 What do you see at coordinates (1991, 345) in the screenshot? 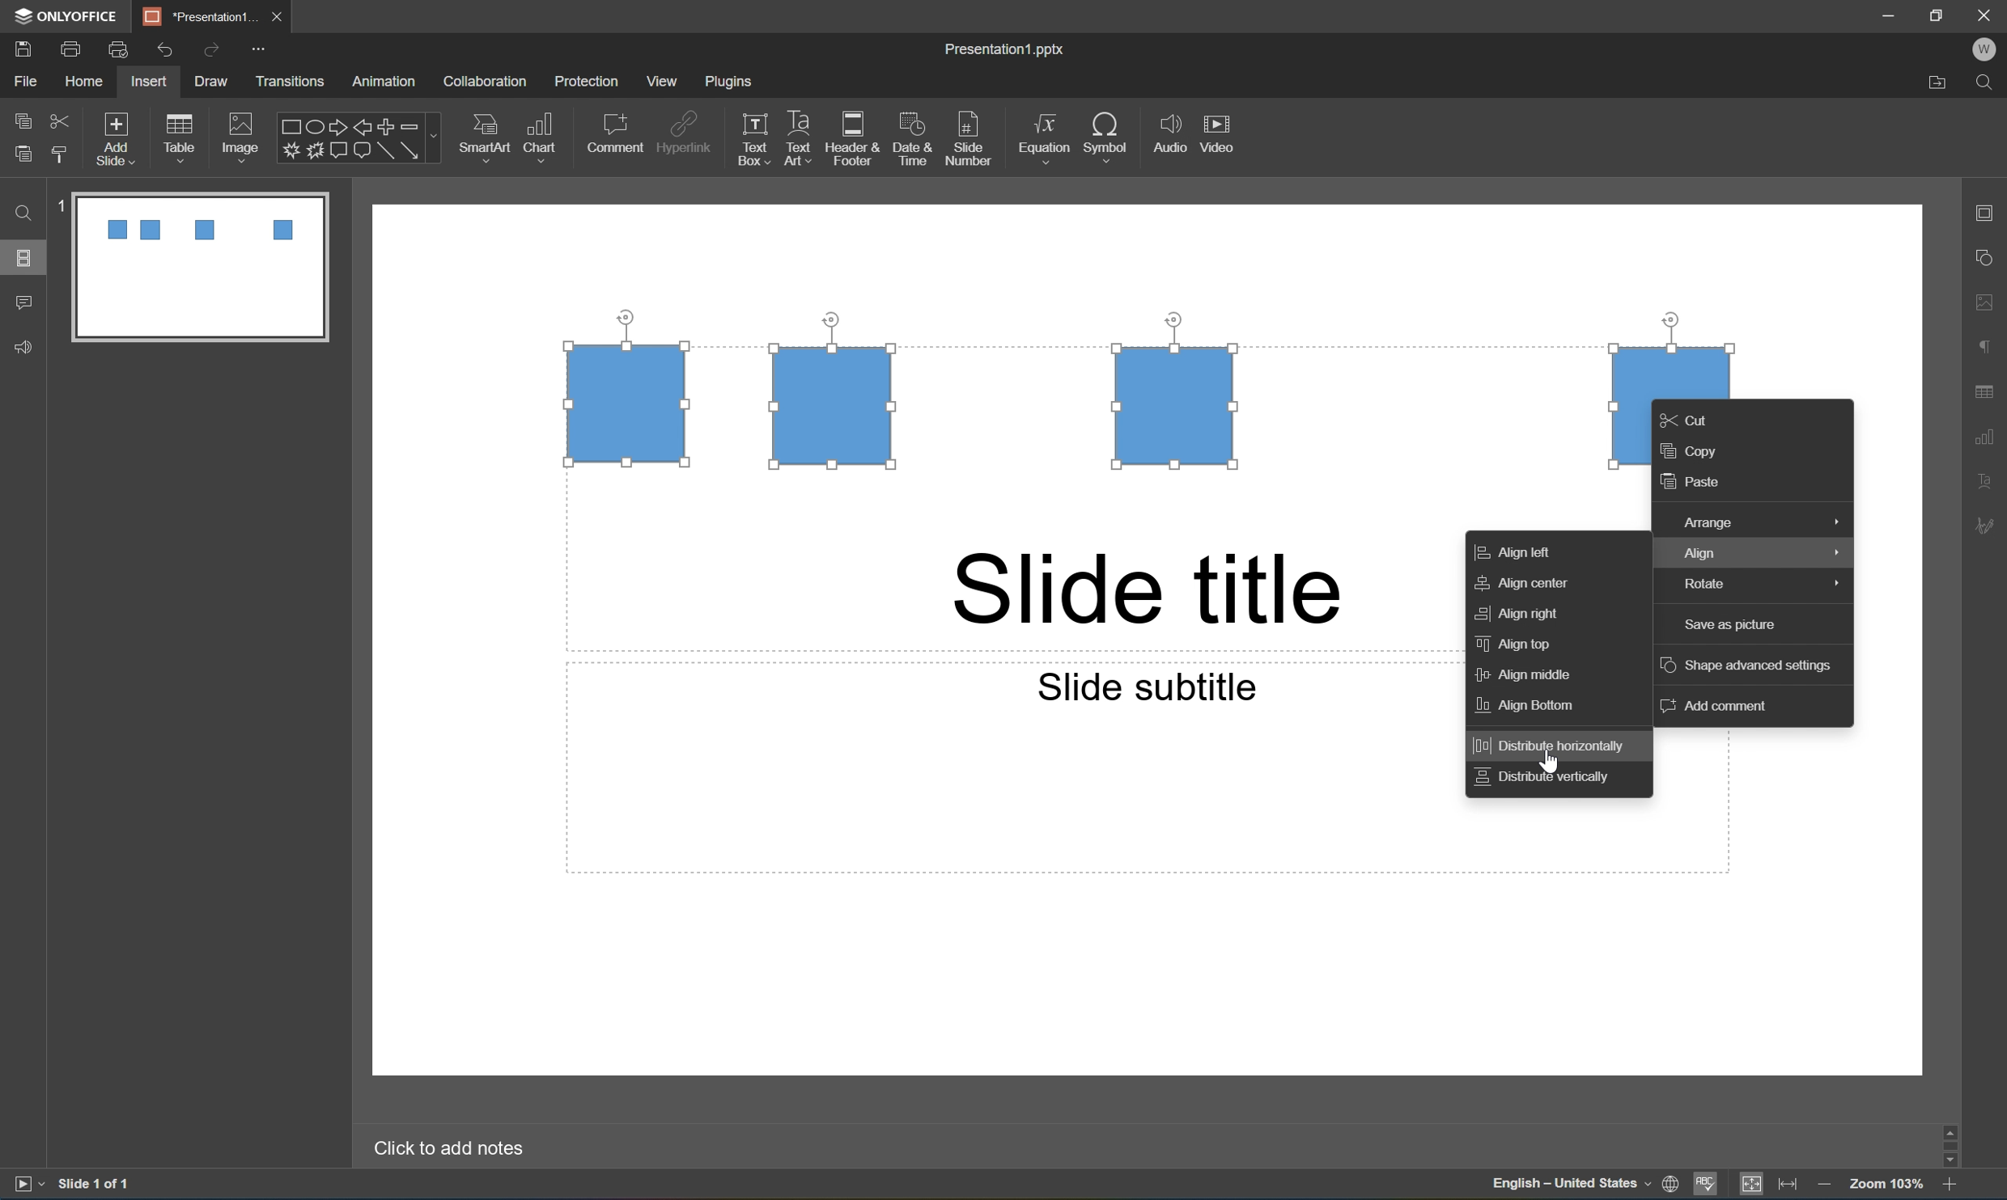
I see `paragraph settings` at bounding box center [1991, 345].